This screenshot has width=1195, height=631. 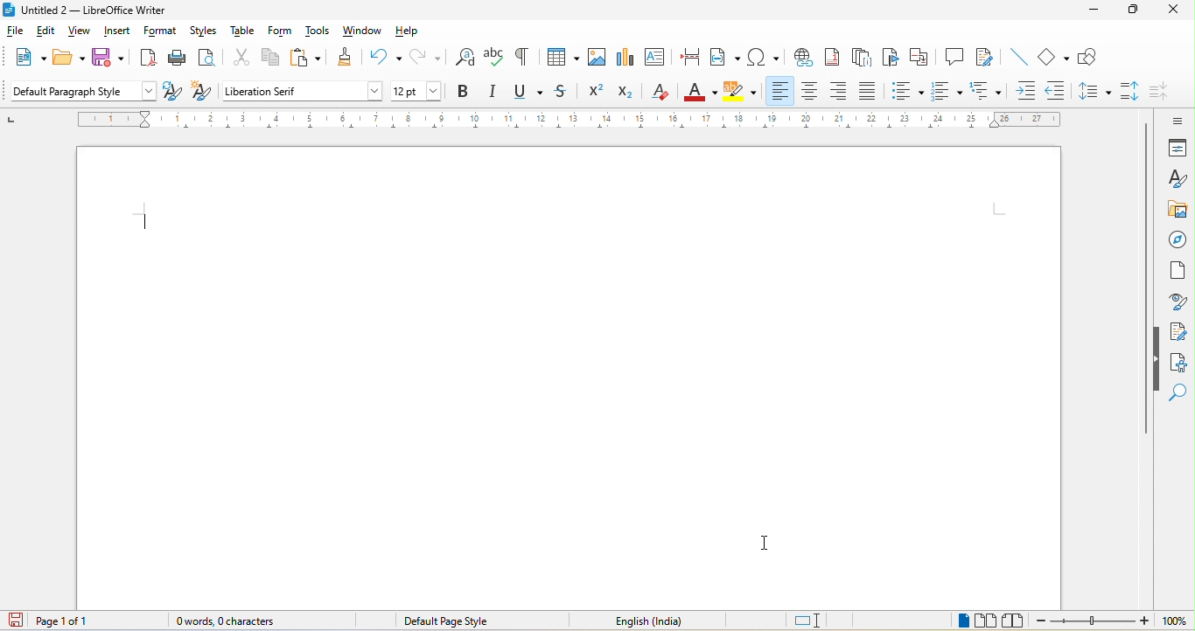 I want to click on copy, so click(x=273, y=60).